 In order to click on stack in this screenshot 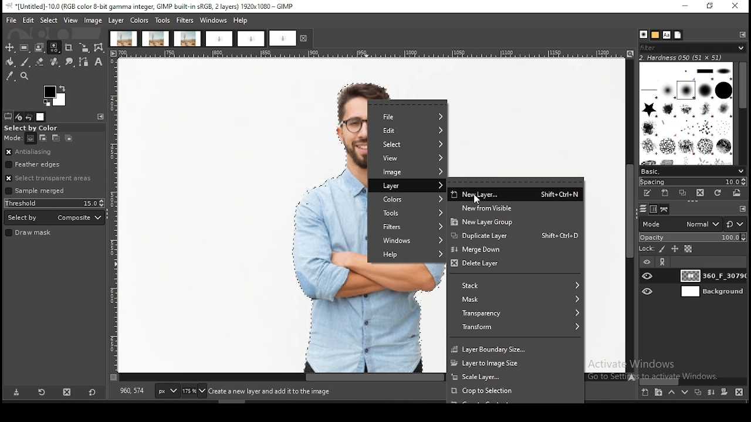, I will do `click(515, 284)`.